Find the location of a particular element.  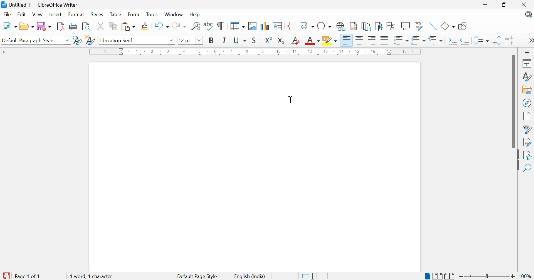

Ruler is located at coordinates (256, 52).